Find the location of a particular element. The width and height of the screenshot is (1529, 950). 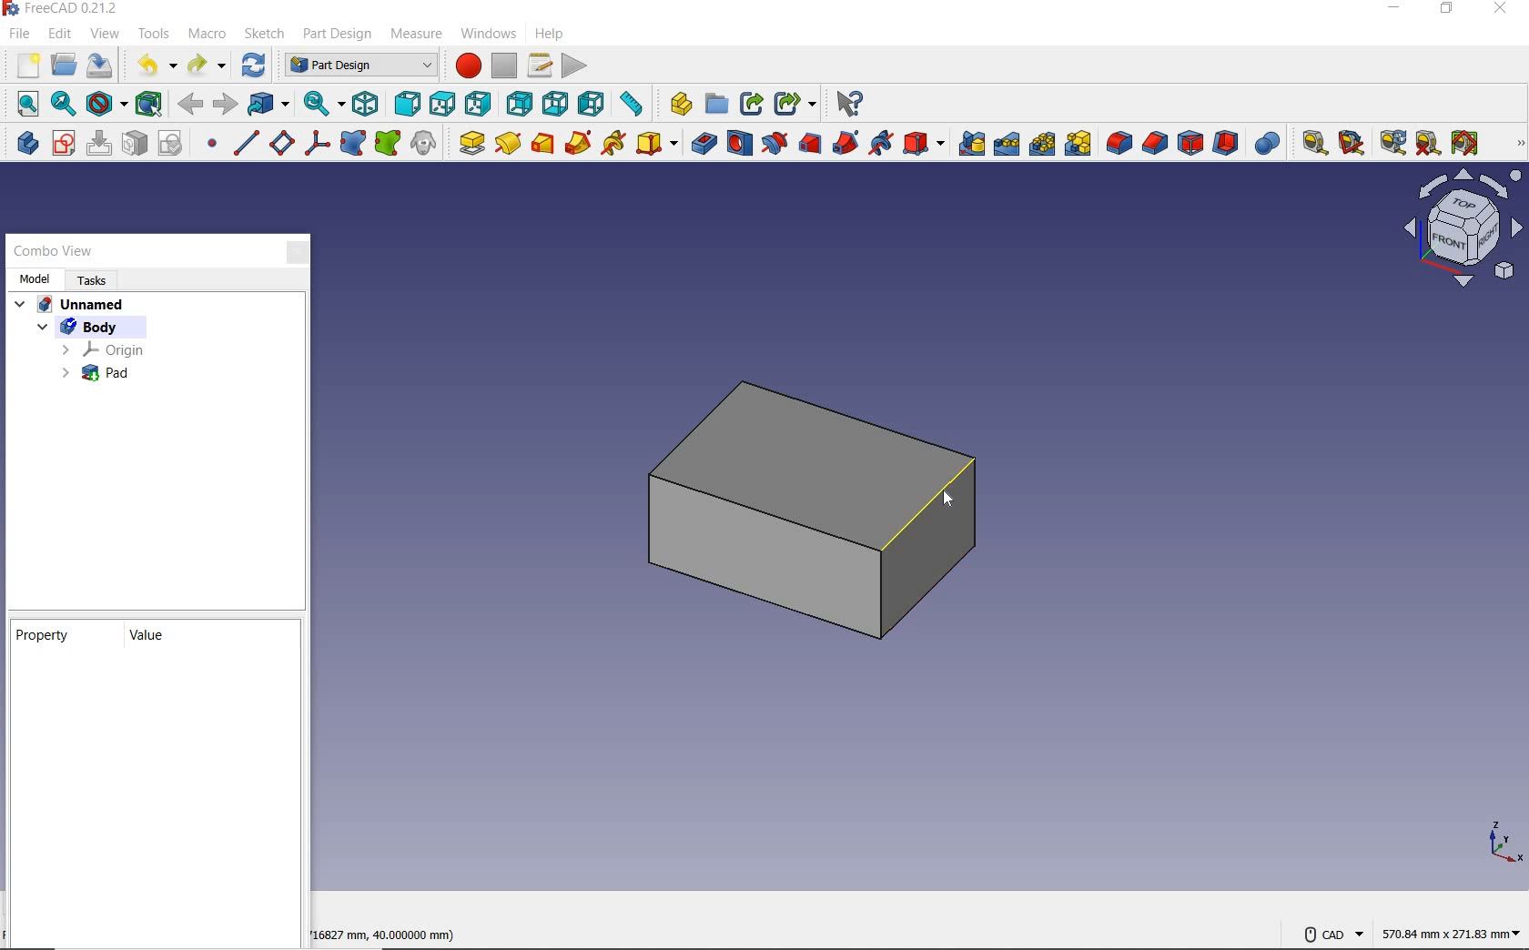

macros is located at coordinates (542, 66).